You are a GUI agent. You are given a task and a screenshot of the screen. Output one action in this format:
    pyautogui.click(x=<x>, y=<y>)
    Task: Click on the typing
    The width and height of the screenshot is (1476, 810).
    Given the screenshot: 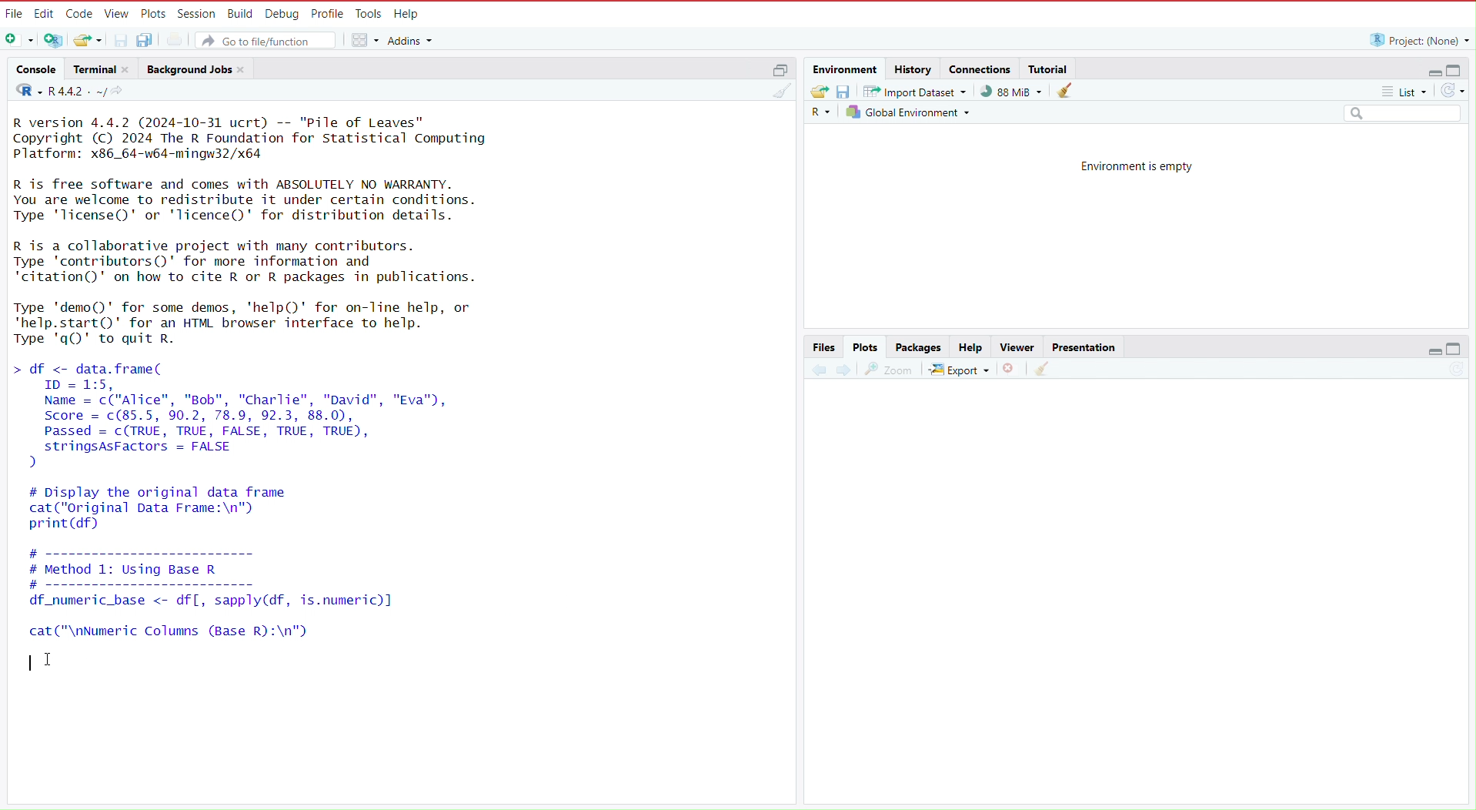 What is the action you would take?
    pyautogui.click(x=20, y=665)
    